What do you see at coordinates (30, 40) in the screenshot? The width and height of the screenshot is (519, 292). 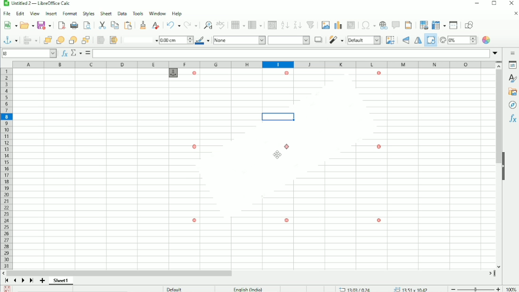 I see `Align objects` at bounding box center [30, 40].